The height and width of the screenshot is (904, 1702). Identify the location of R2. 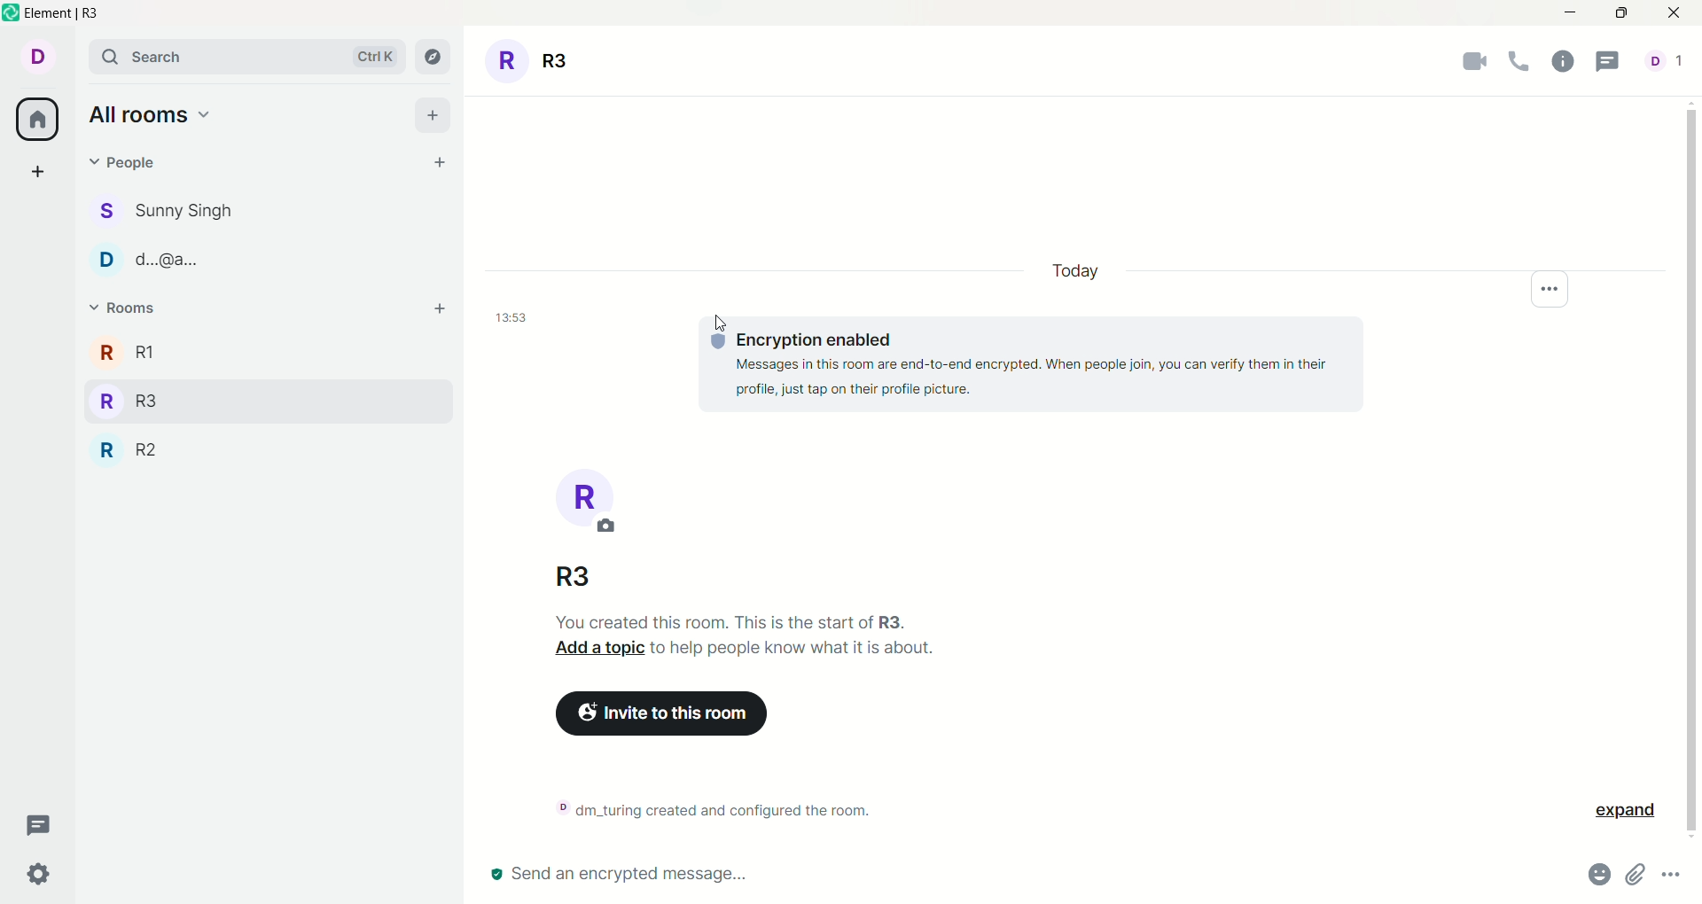
(132, 449).